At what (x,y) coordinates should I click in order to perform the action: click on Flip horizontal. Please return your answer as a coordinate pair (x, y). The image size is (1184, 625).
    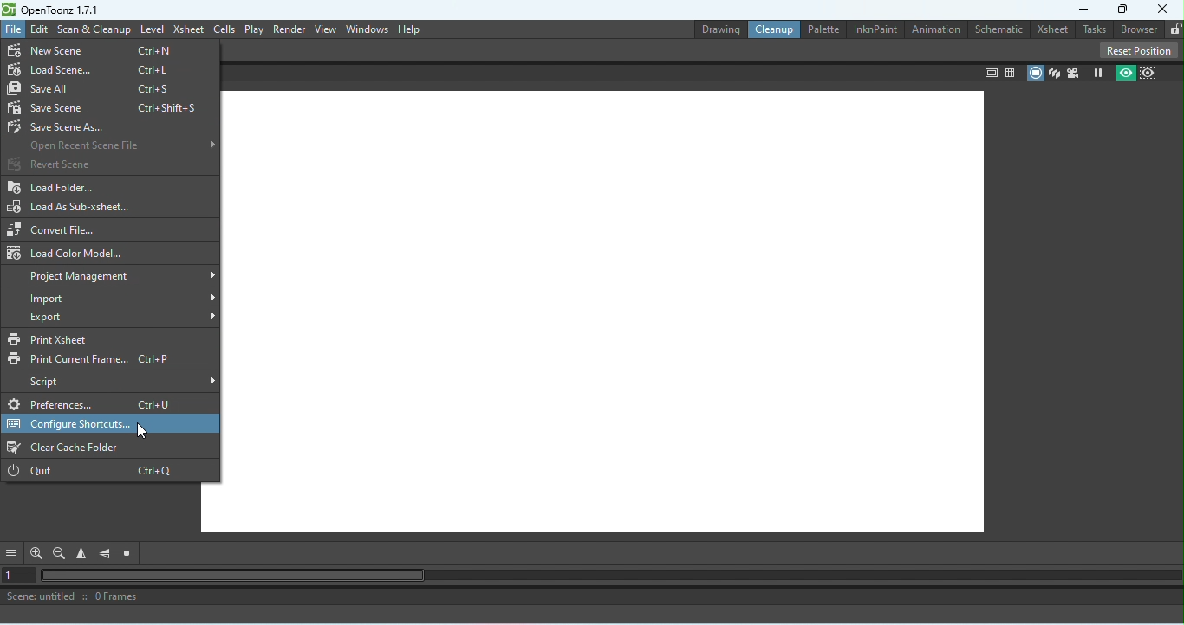
    Looking at the image, I should click on (84, 555).